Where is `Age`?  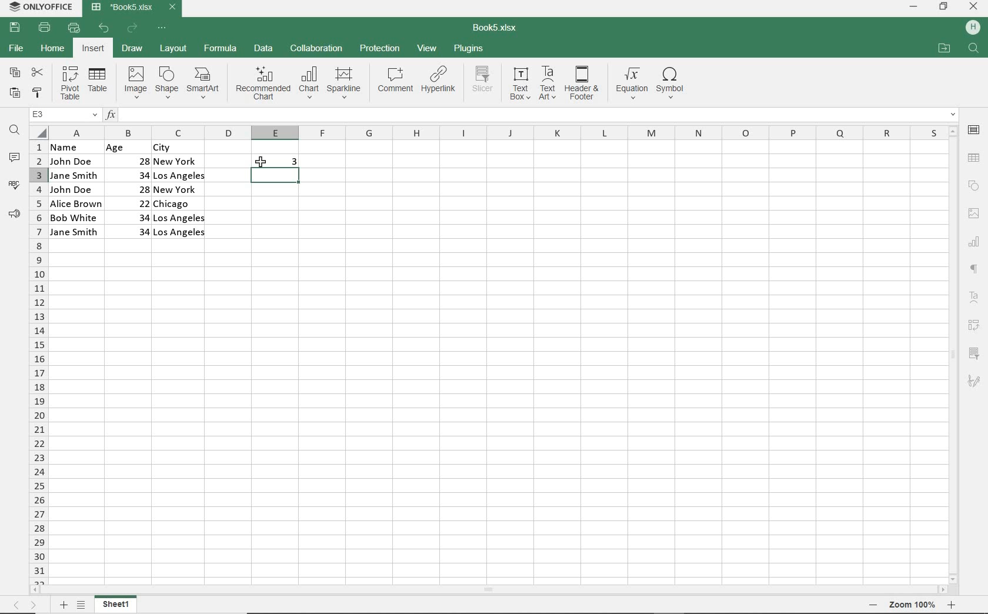
Age is located at coordinates (127, 148).